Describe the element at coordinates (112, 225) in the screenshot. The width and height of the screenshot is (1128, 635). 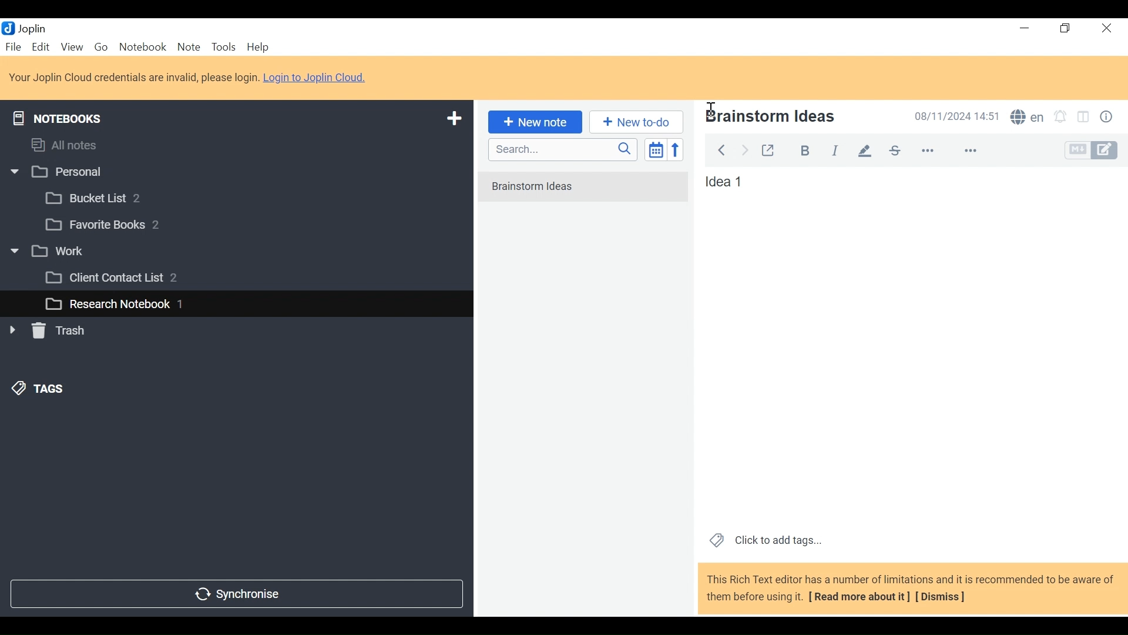
I see `[3 Favorite Books 2` at that location.